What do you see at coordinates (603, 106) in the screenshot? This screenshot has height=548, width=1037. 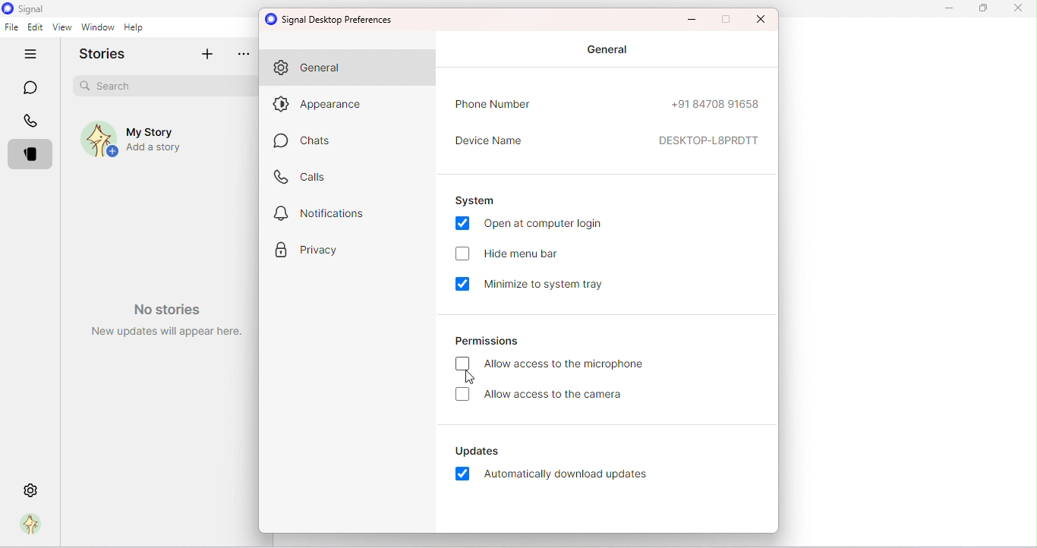 I see `Phone number` at bounding box center [603, 106].